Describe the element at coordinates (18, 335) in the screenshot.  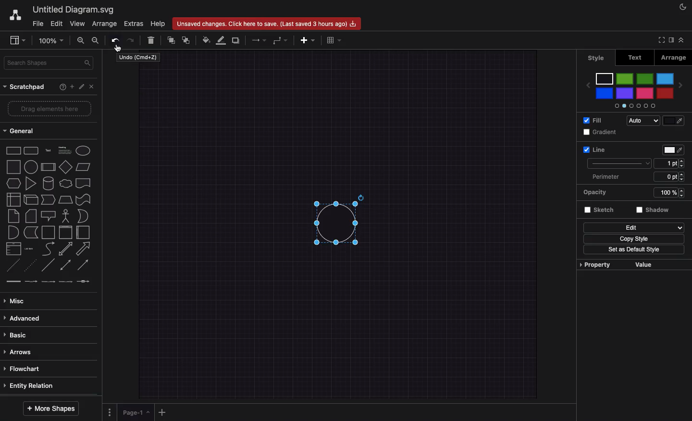
I see `Basic` at that location.